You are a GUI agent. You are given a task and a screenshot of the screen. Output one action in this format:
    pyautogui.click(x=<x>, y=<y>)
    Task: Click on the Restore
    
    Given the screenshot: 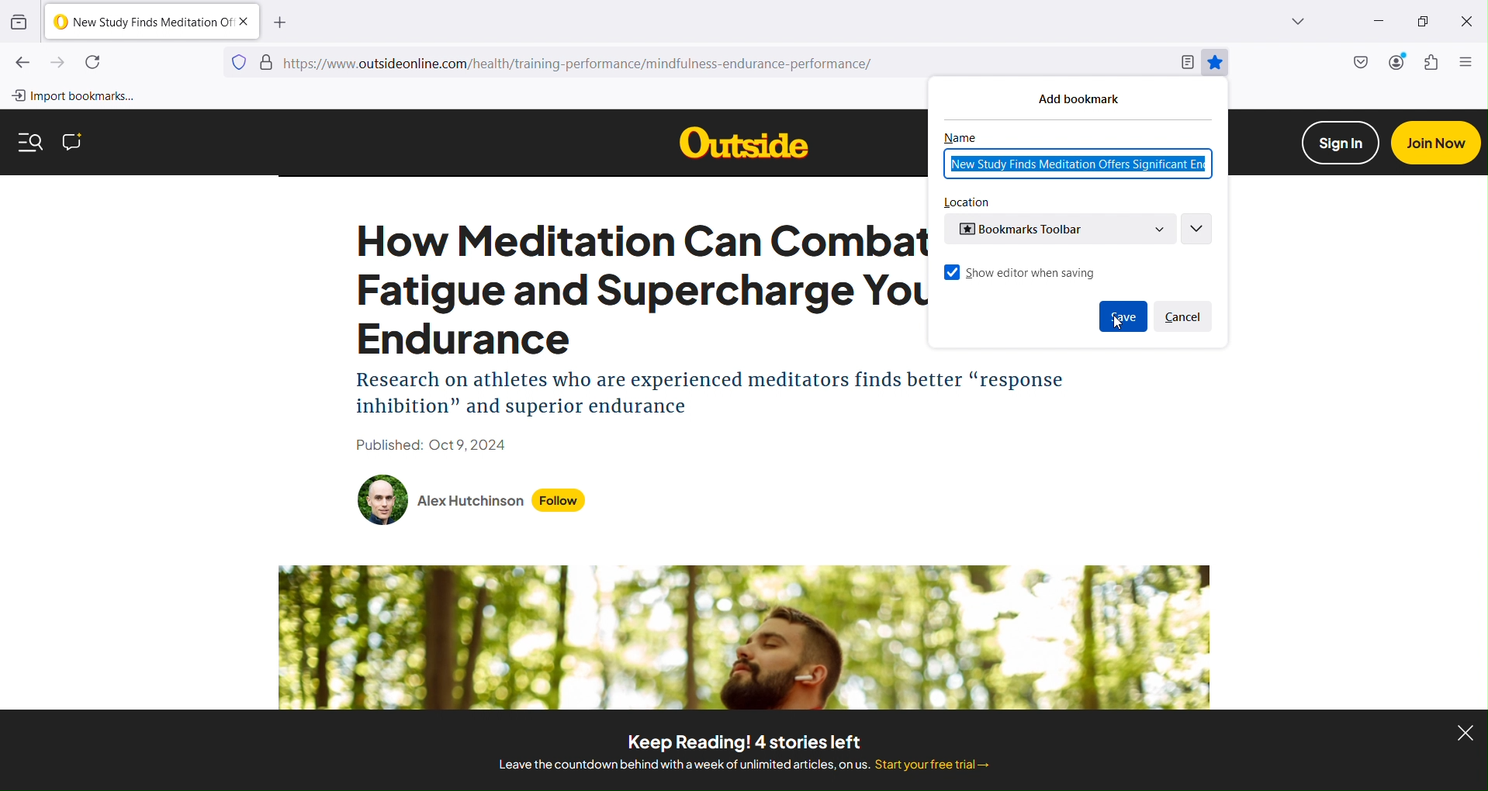 What is the action you would take?
    pyautogui.click(x=1424, y=23)
    